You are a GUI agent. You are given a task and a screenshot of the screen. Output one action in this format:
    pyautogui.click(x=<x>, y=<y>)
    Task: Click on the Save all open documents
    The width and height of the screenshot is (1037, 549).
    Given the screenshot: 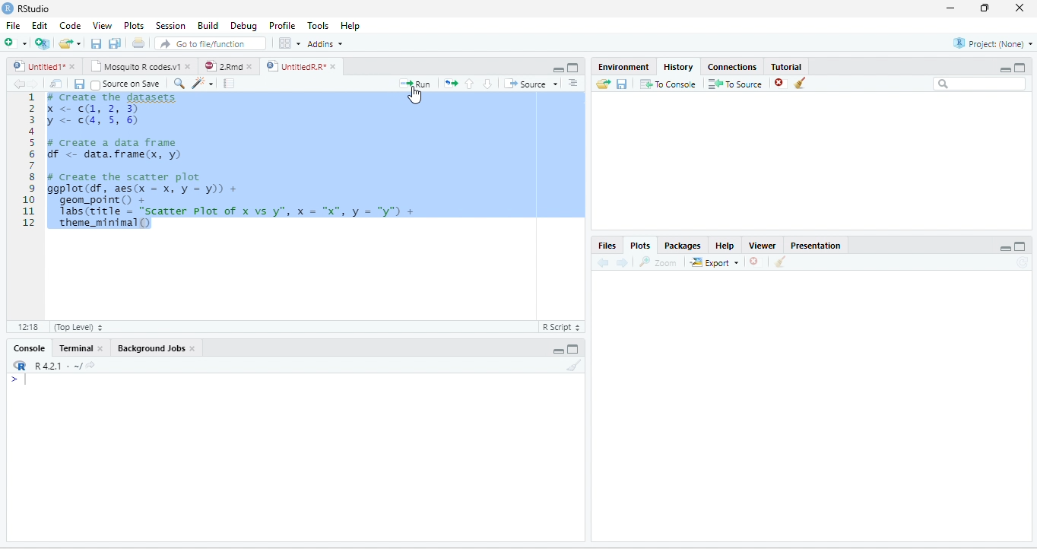 What is the action you would take?
    pyautogui.click(x=115, y=43)
    